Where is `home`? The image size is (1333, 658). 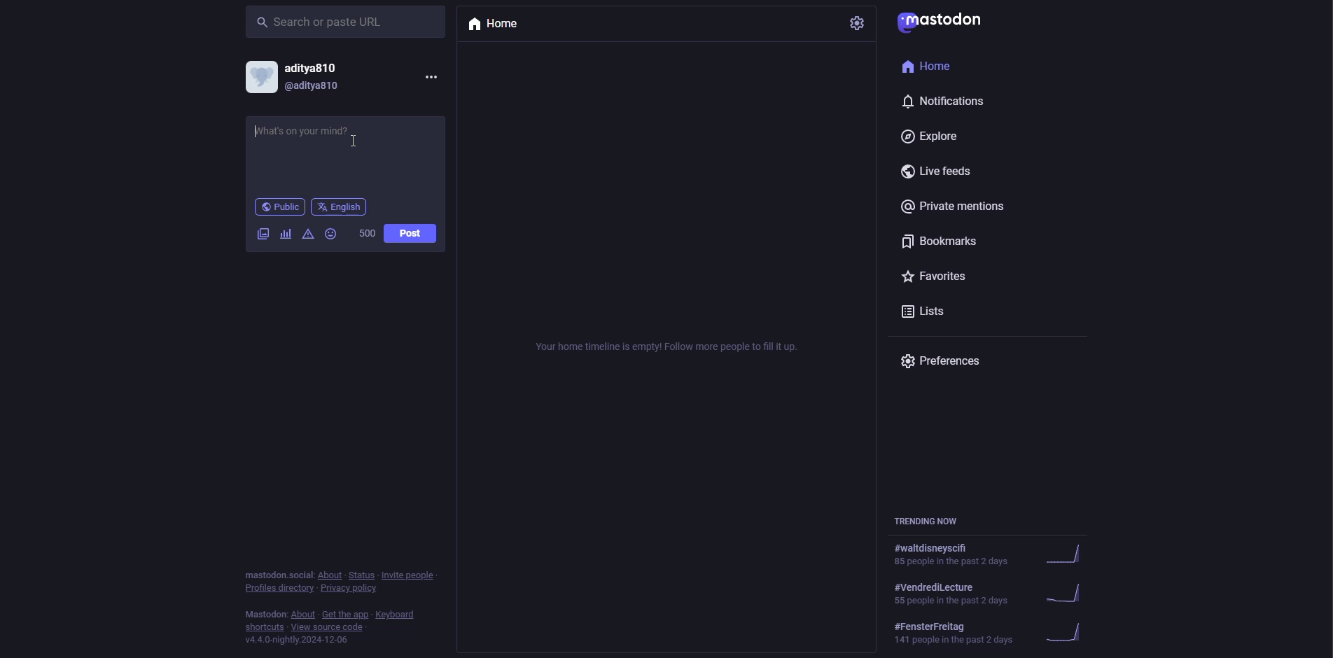 home is located at coordinates (937, 69).